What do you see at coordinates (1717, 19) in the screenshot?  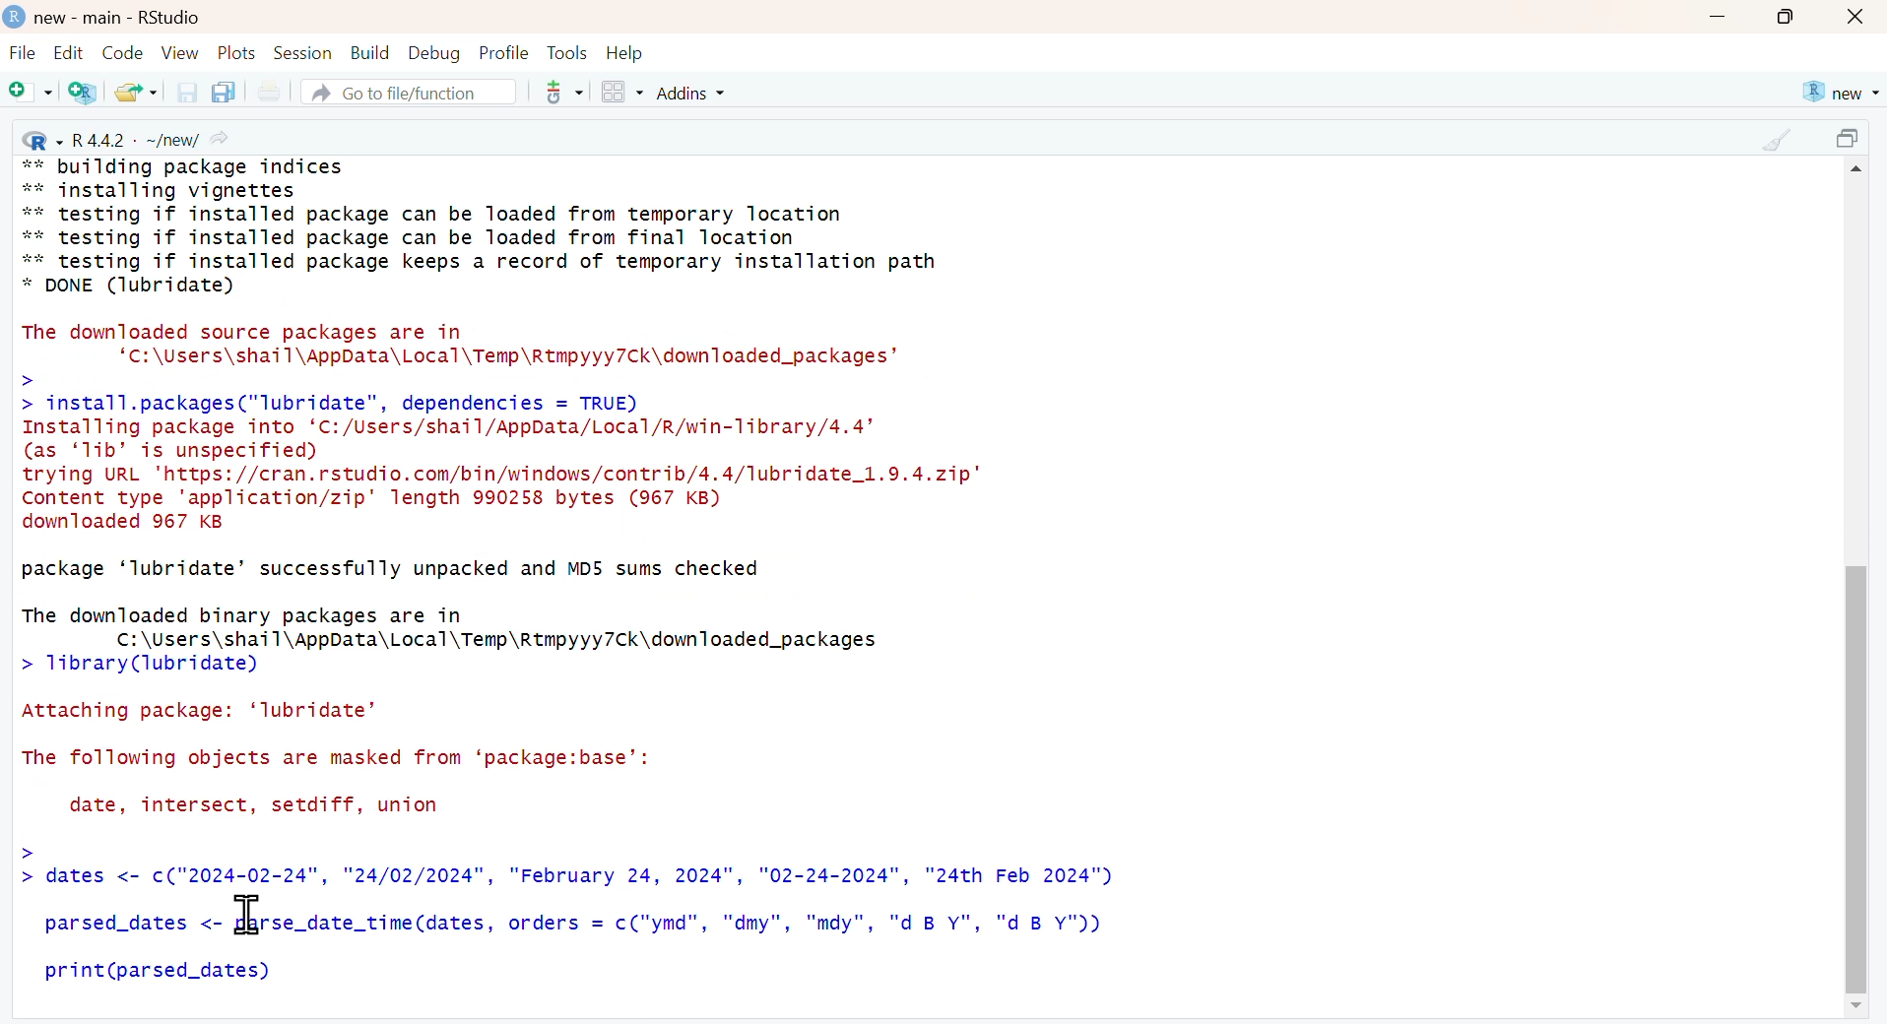 I see `minimize` at bounding box center [1717, 19].